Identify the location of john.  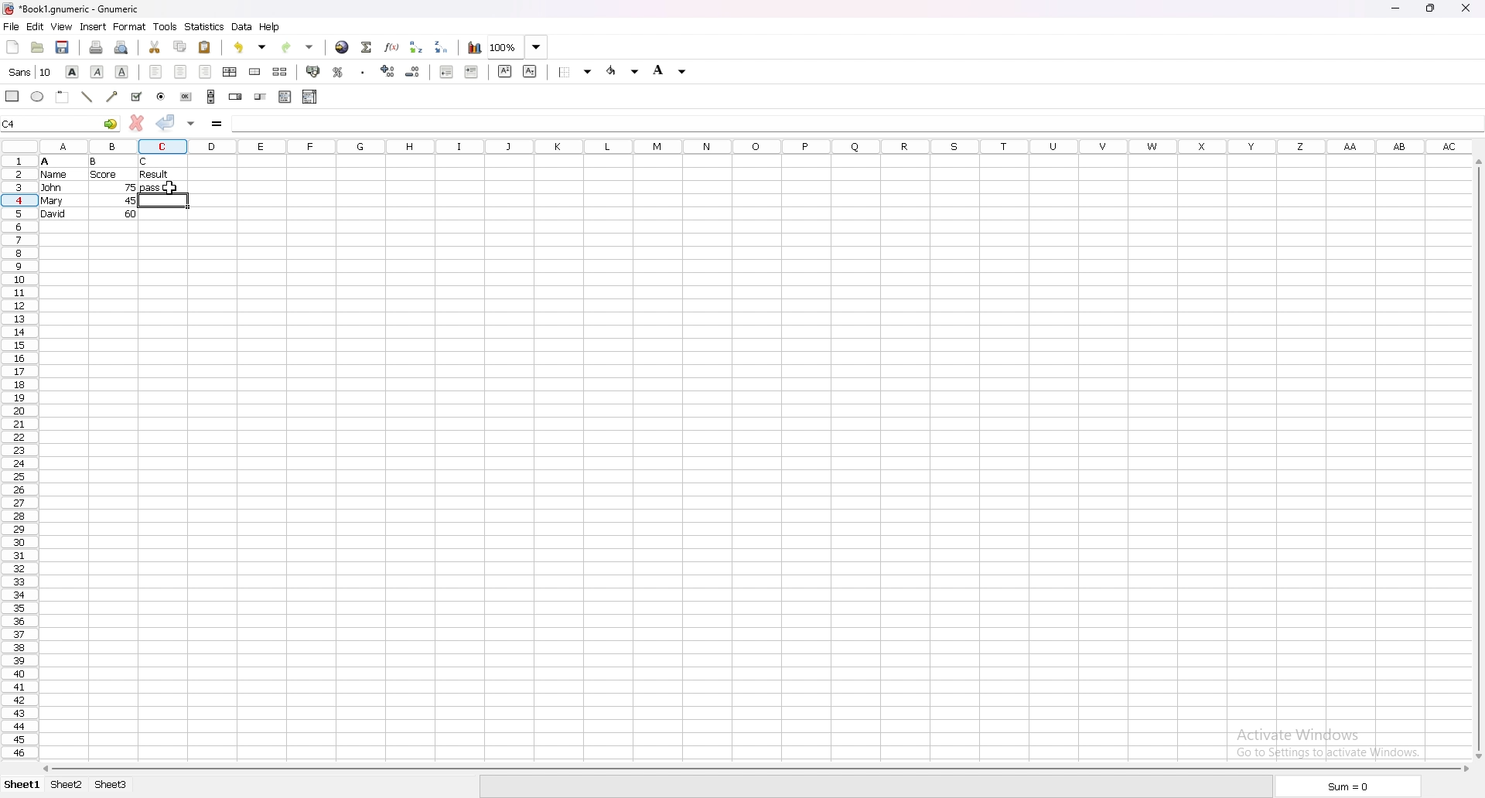
(51, 187).